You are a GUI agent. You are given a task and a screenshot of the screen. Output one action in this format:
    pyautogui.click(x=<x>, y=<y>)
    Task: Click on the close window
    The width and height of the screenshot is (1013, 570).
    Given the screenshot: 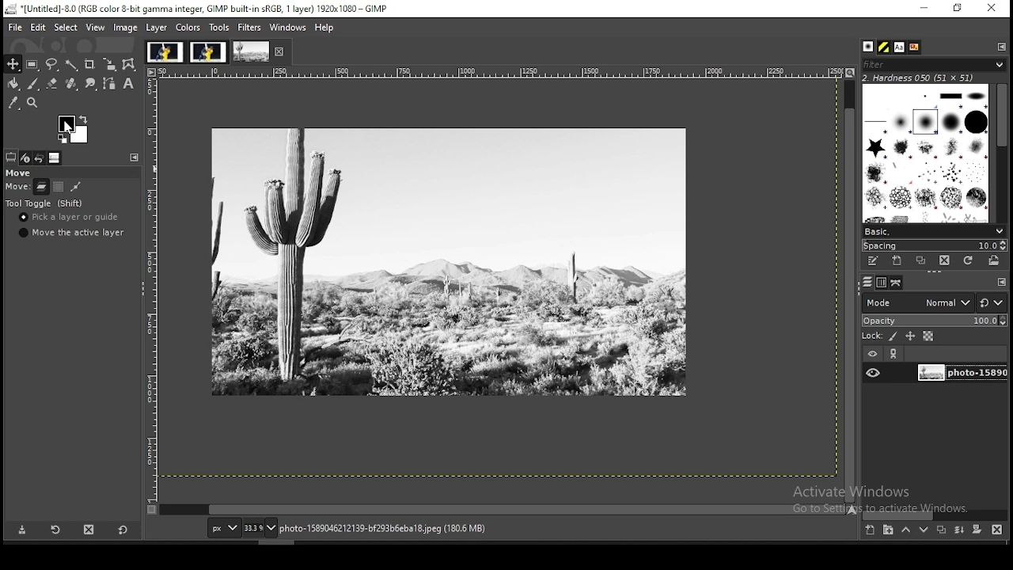 What is the action you would take?
    pyautogui.click(x=991, y=8)
    